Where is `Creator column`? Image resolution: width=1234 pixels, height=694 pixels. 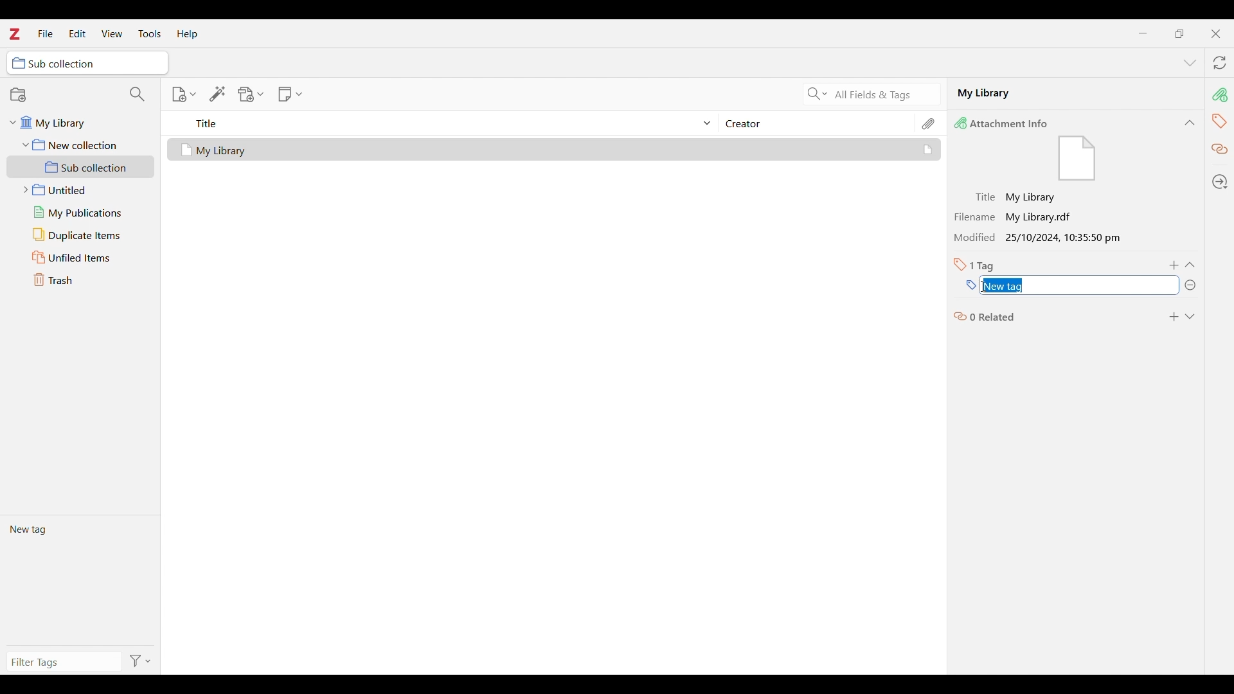 Creator column is located at coordinates (816, 123).